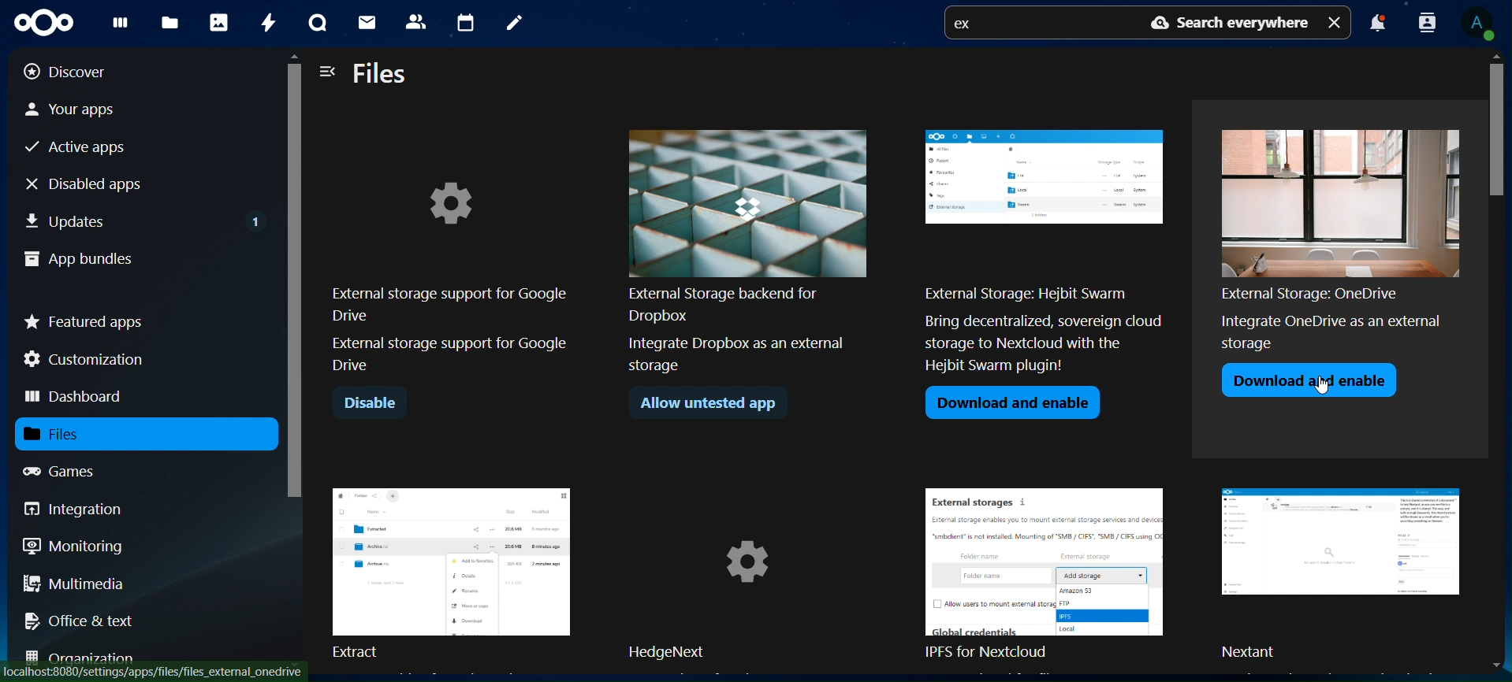  Describe the element at coordinates (1499, 362) in the screenshot. I see `scrollbar` at that location.